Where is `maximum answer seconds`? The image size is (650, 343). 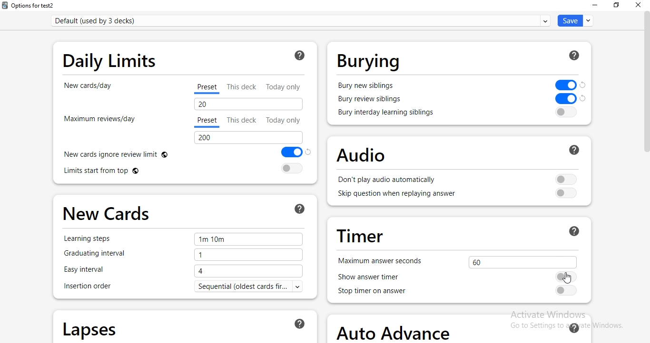 maximum answer seconds is located at coordinates (384, 261).